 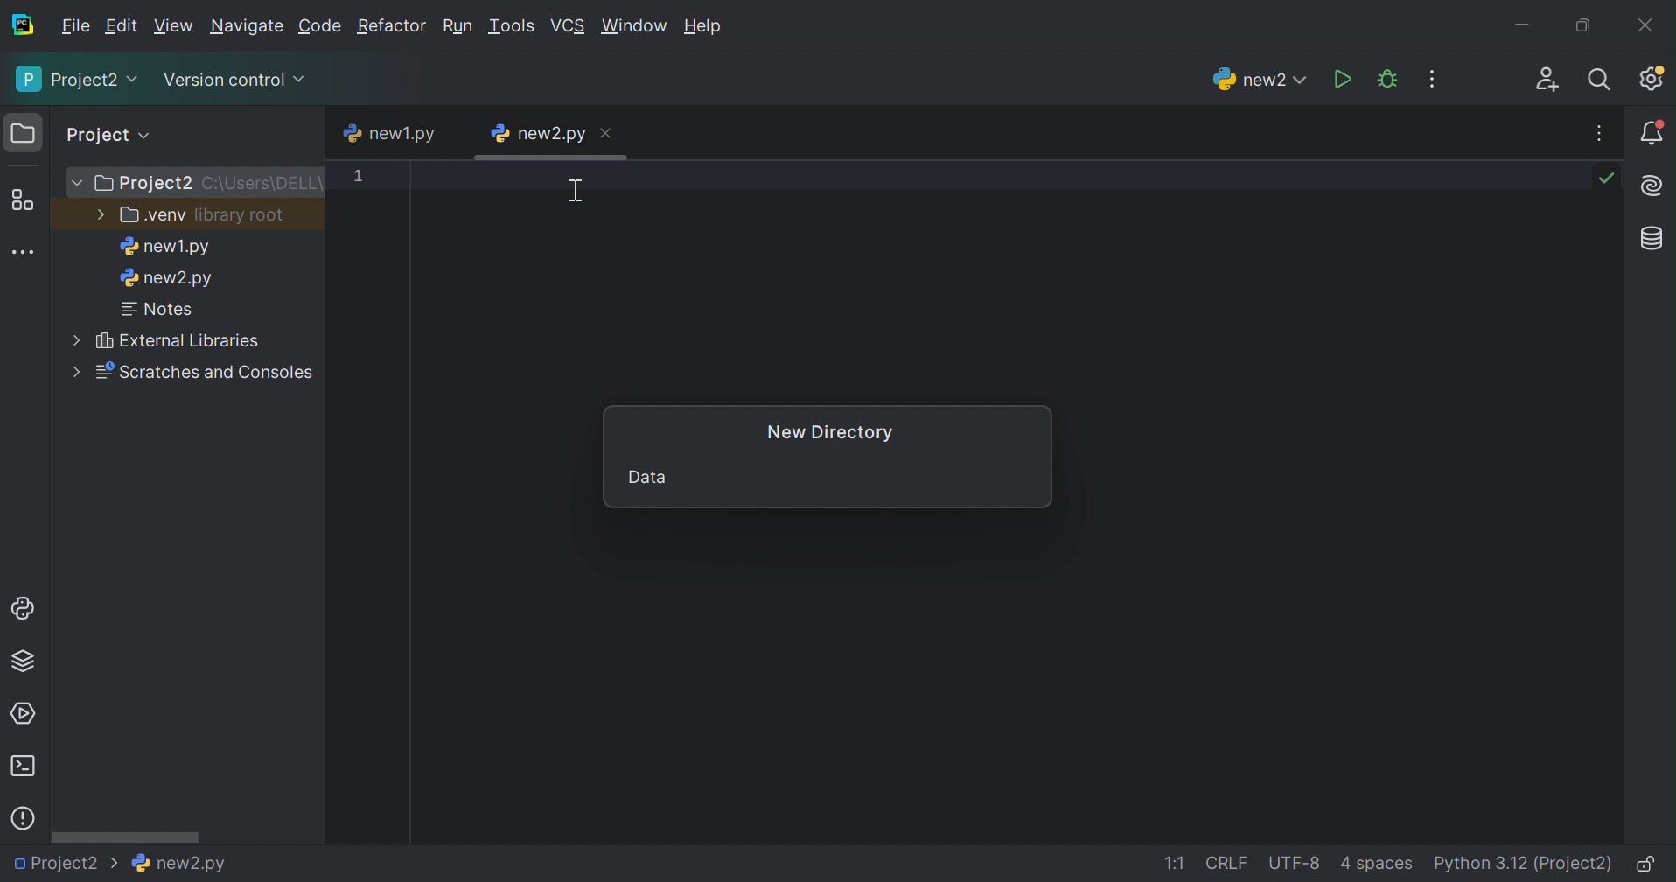 I want to click on Run, so click(x=459, y=24).